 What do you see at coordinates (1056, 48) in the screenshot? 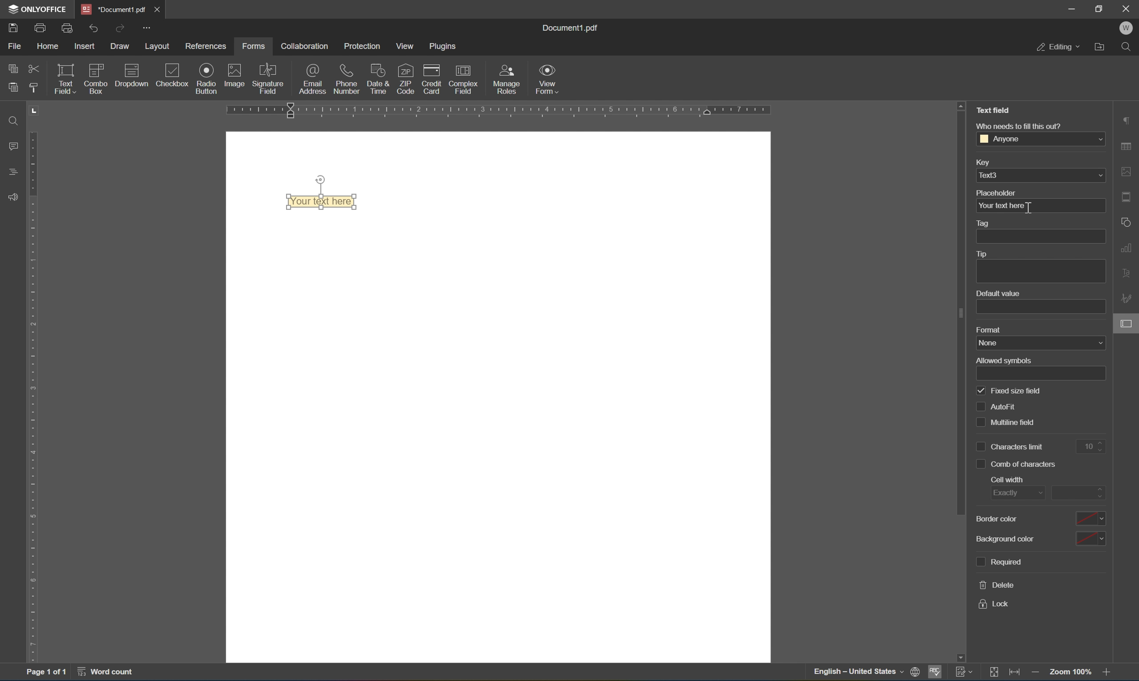
I see `editing` at bounding box center [1056, 48].